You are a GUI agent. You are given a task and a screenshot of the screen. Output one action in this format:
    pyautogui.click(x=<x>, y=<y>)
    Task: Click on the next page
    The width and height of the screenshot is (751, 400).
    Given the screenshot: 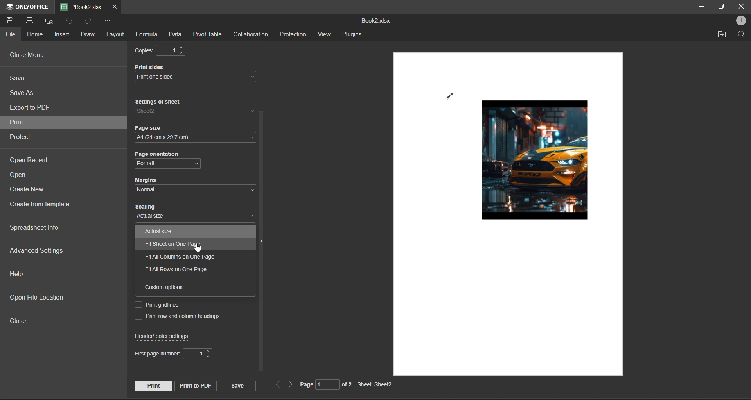 What is the action you would take?
    pyautogui.click(x=289, y=385)
    